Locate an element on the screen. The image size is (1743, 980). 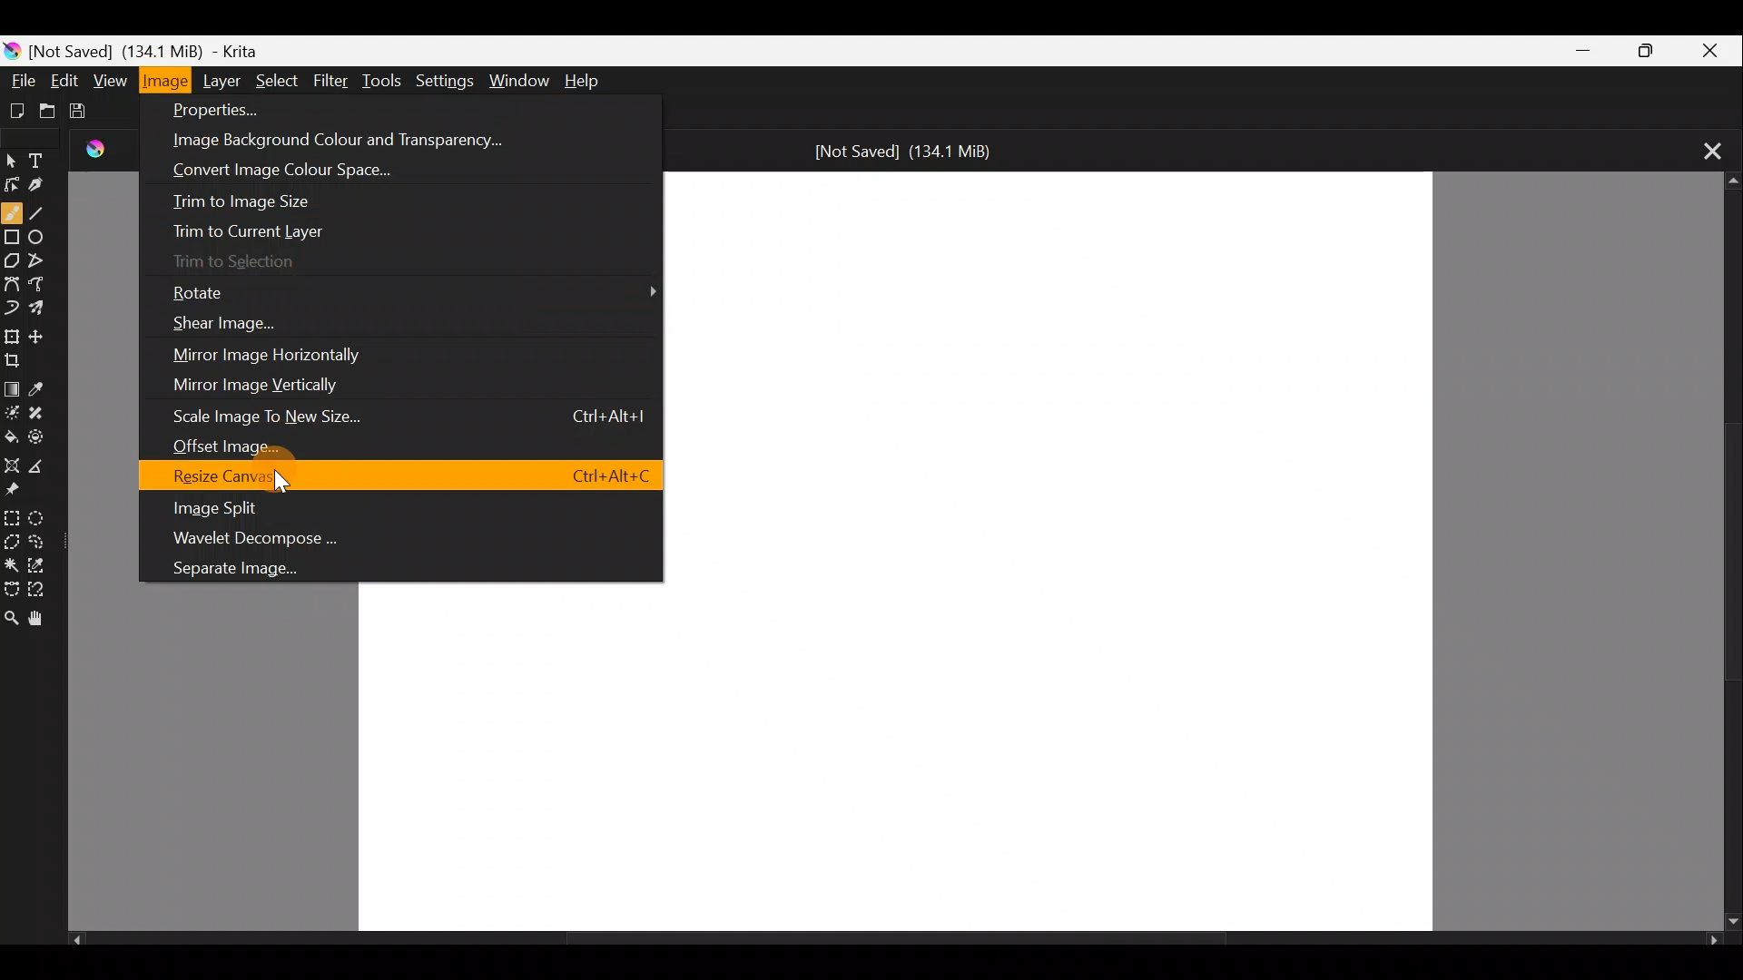
Trim to image size is located at coordinates (273, 198).